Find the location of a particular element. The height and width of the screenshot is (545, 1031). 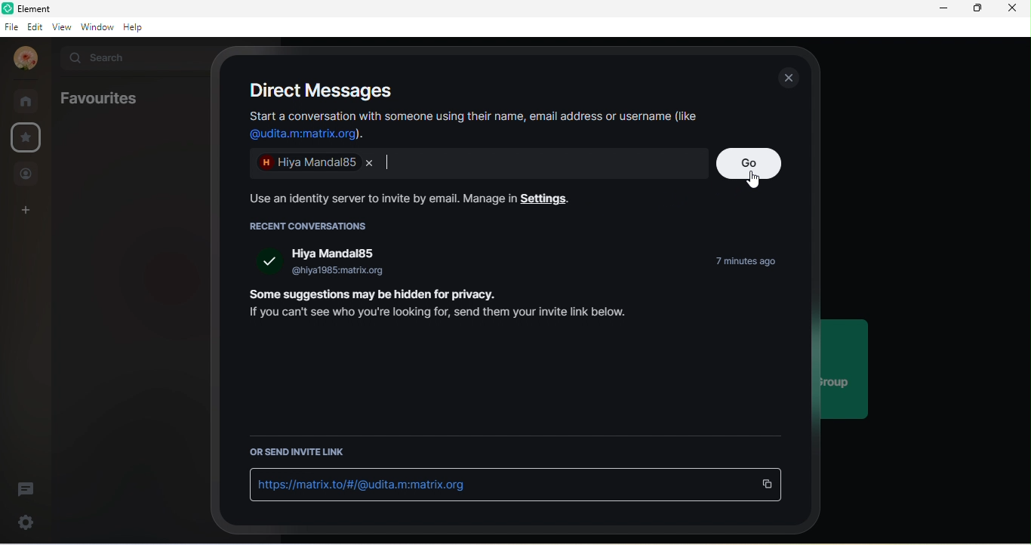

settings is located at coordinates (26, 524).